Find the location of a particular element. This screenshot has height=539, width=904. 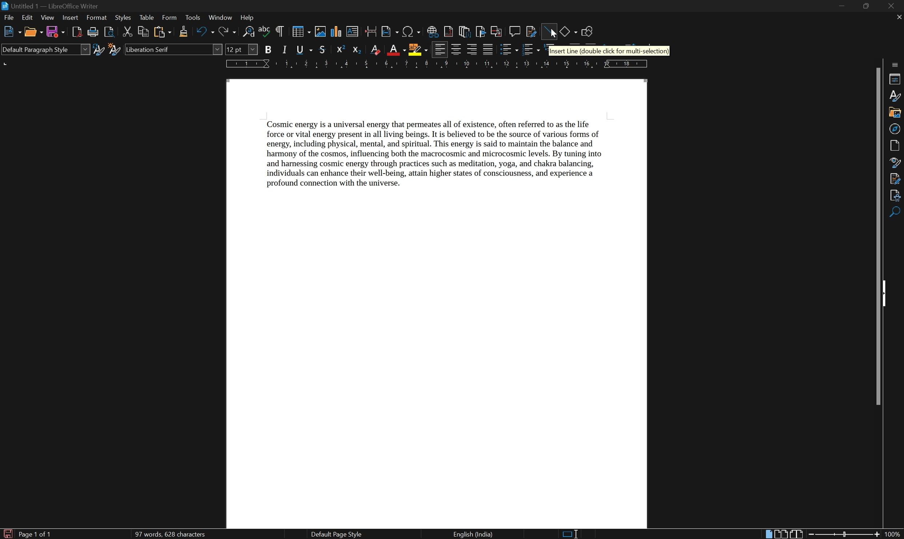

align left is located at coordinates (441, 49).